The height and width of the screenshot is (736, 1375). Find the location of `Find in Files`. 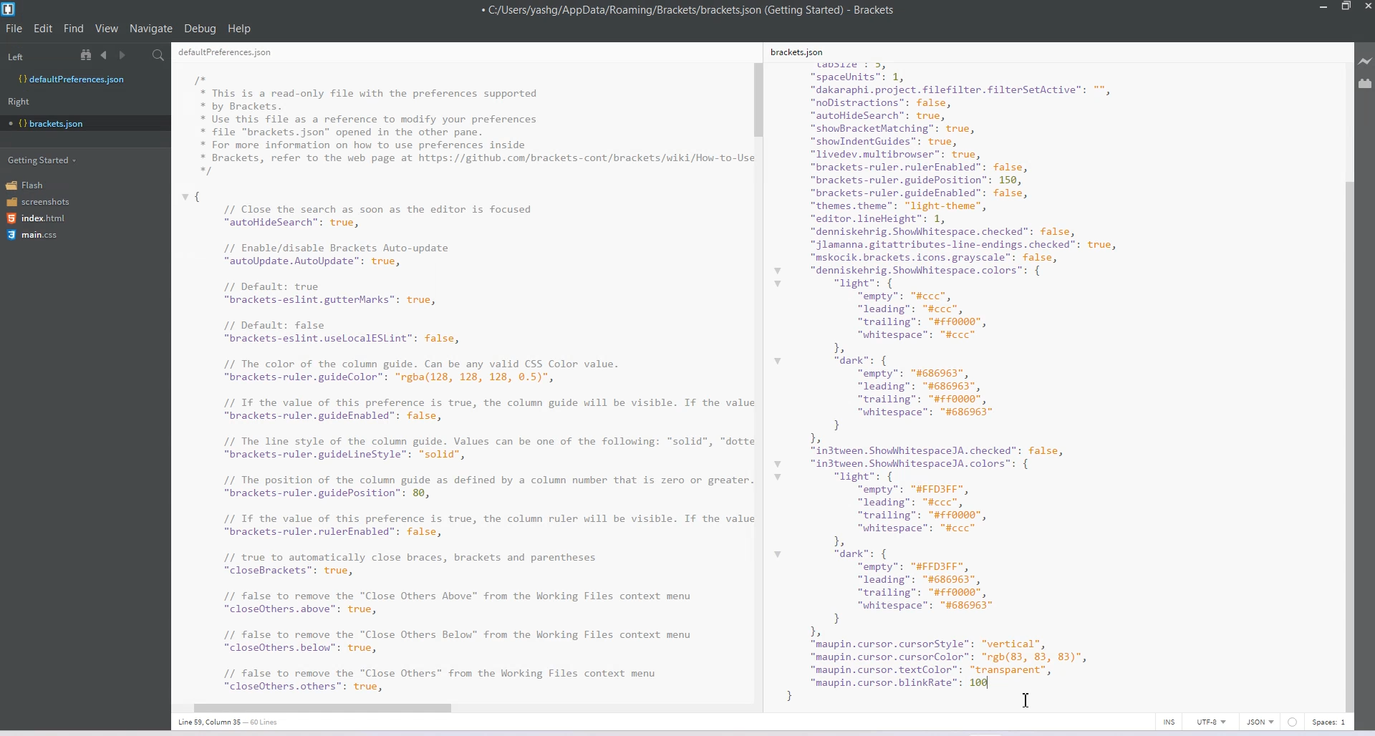

Find in Files is located at coordinates (160, 56).